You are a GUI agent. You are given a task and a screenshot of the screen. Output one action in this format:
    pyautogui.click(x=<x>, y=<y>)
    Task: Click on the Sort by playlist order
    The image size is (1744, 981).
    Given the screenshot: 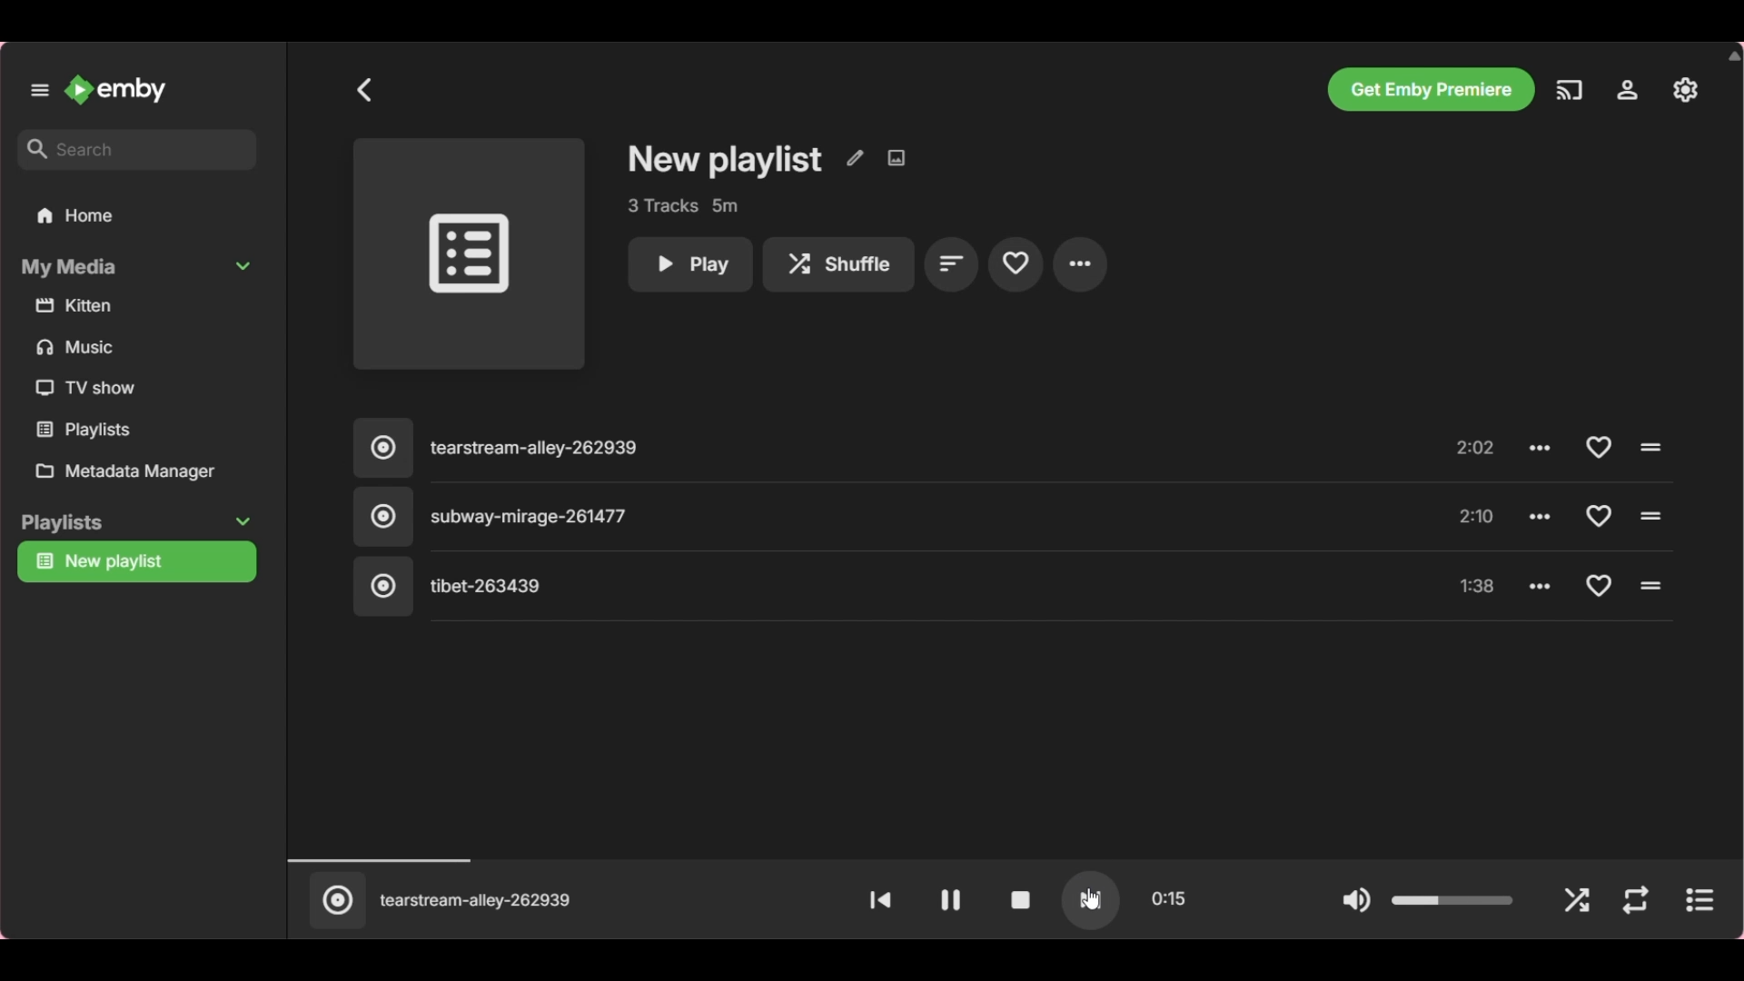 What is the action you would take?
    pyautogui.click(x=950, y=263)
    